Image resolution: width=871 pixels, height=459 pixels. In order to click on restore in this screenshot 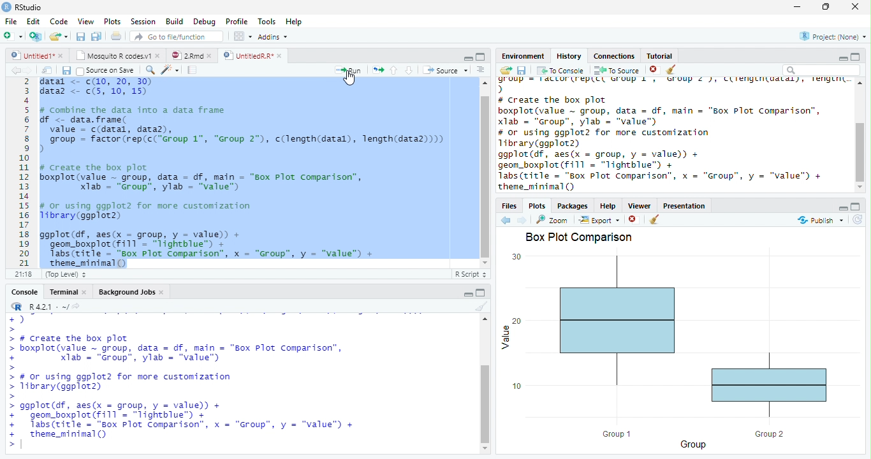, I will do `click(826, 7)`.